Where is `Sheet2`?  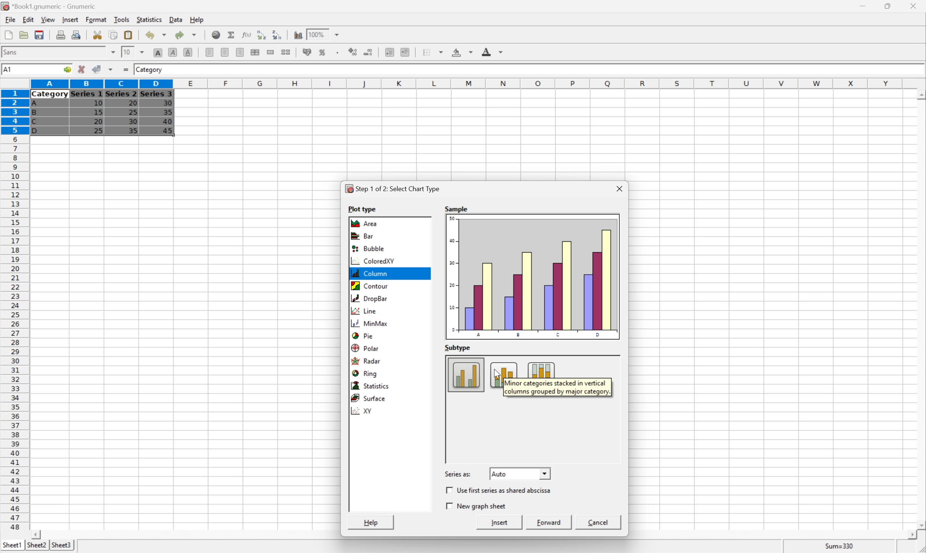
Sheet2 is located at coordinates (36, 545).